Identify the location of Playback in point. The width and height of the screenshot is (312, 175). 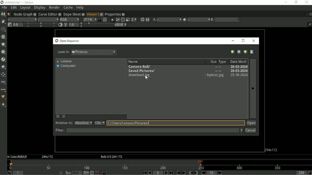
(19, 172).